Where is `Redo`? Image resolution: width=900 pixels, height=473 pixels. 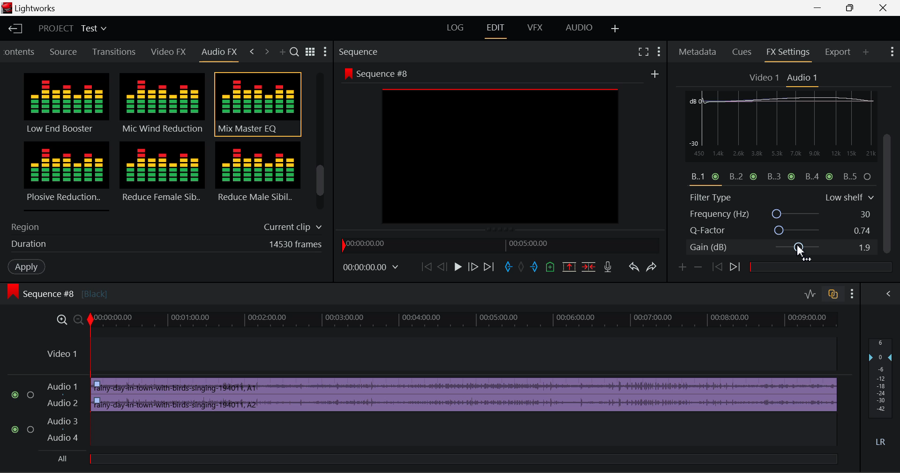
Redo is located at coordinates (654, 270).